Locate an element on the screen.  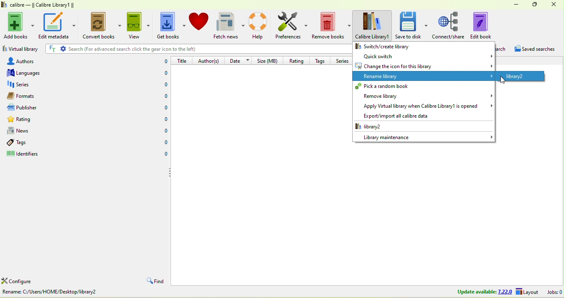
preference is located at coordinates (292, 26).